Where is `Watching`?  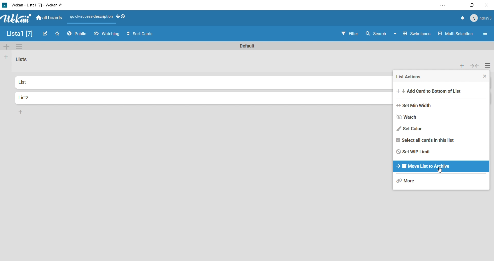
Watching is located at coordinates (107, 34).